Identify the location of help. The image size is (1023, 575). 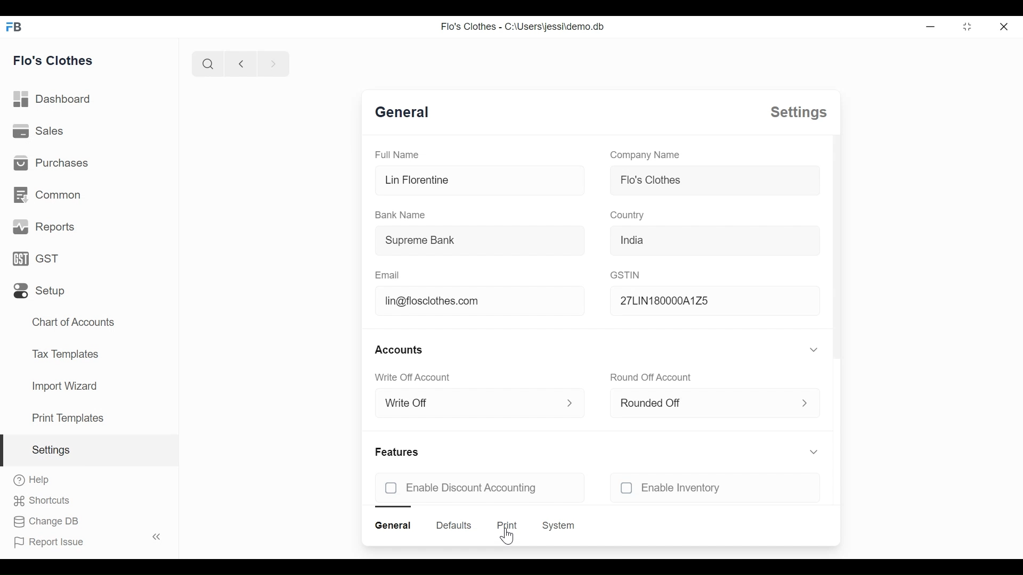
(32, 480).